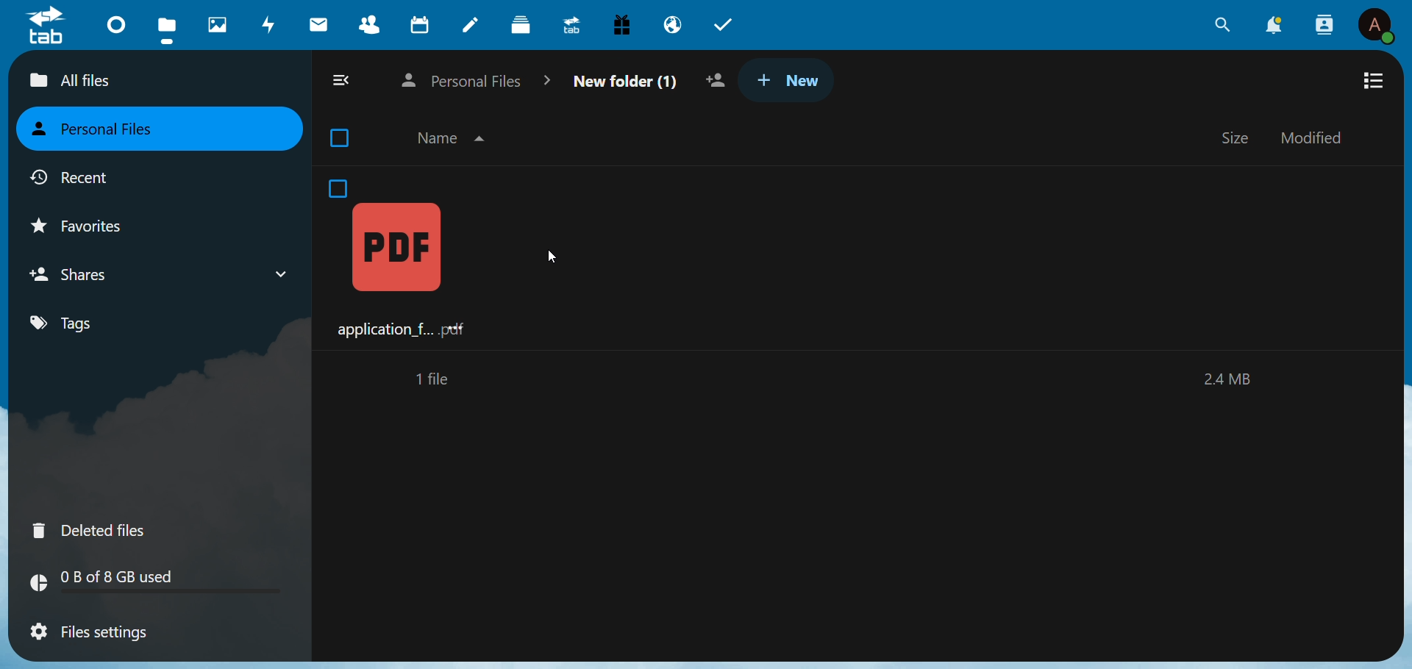 This screenshot has height=669, width=1412. I want to click on logo, so click(48, 26).